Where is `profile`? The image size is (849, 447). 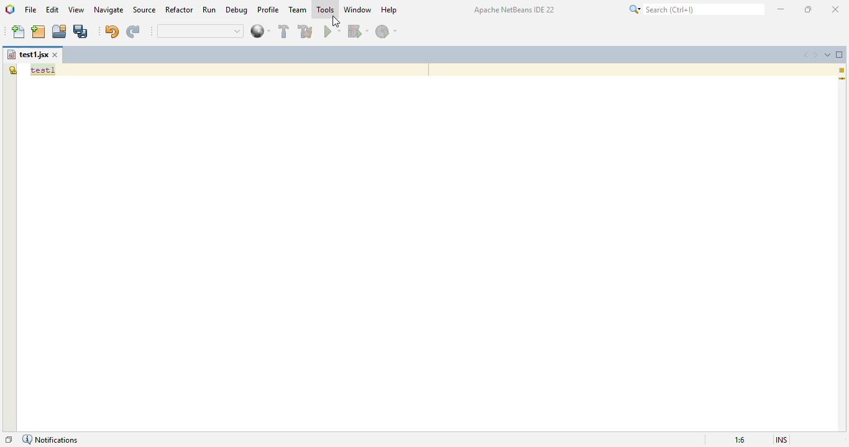
profile is located at coordinates (268, 9).